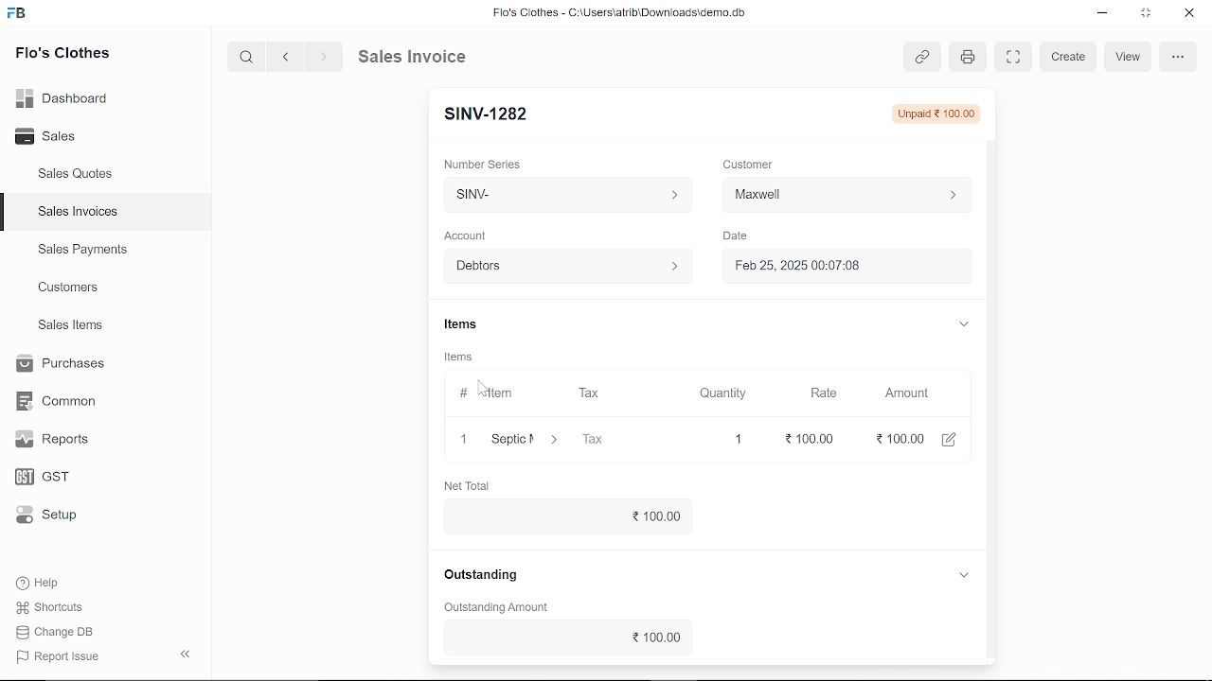  Describe the element at coordinates (564, 266) in the screenshot. I see `Debtors` at that location.